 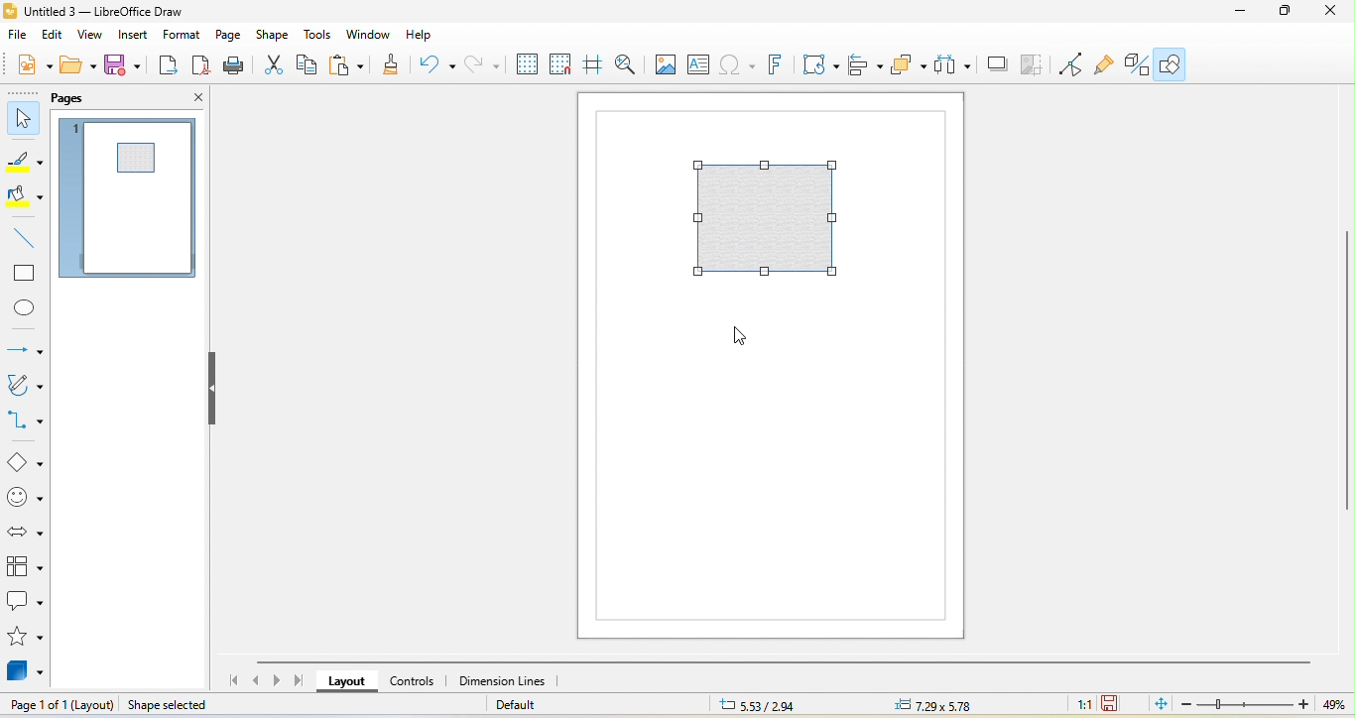 I want to click on 0.00x0.00, so click(x=942, y=705).